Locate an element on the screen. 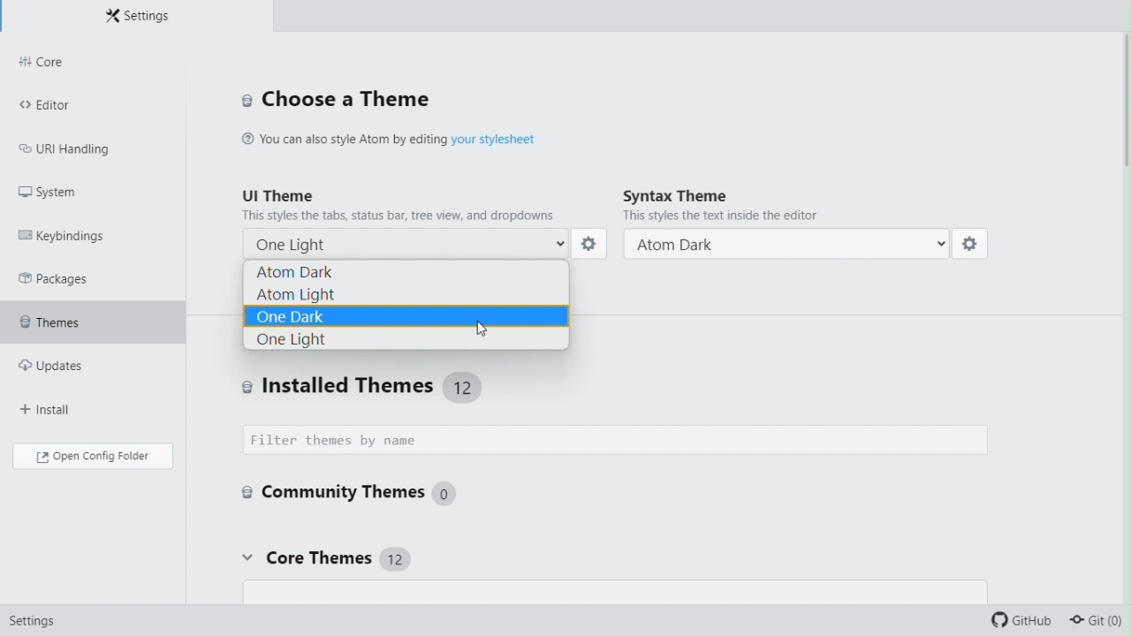 The height and width of the screenshot is (636, 1131). Open config folder is located at coordinates (95, 458).